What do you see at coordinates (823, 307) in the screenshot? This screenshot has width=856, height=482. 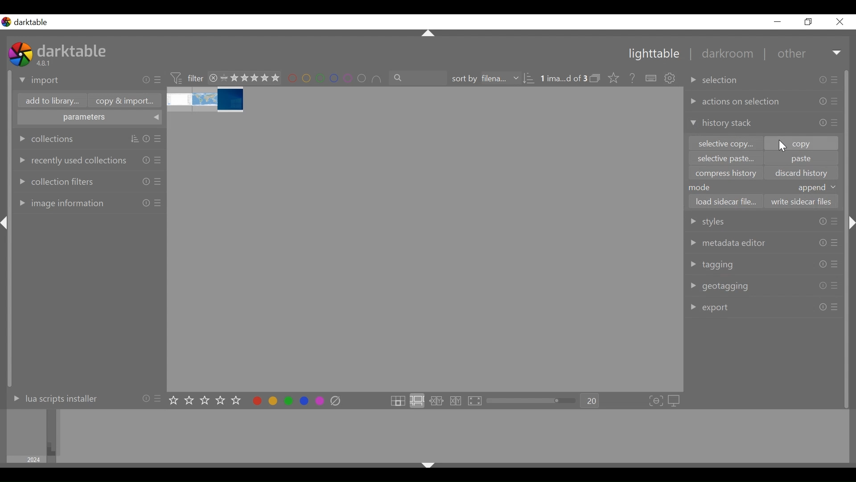 I see `info` at bounding box center [823, 307].